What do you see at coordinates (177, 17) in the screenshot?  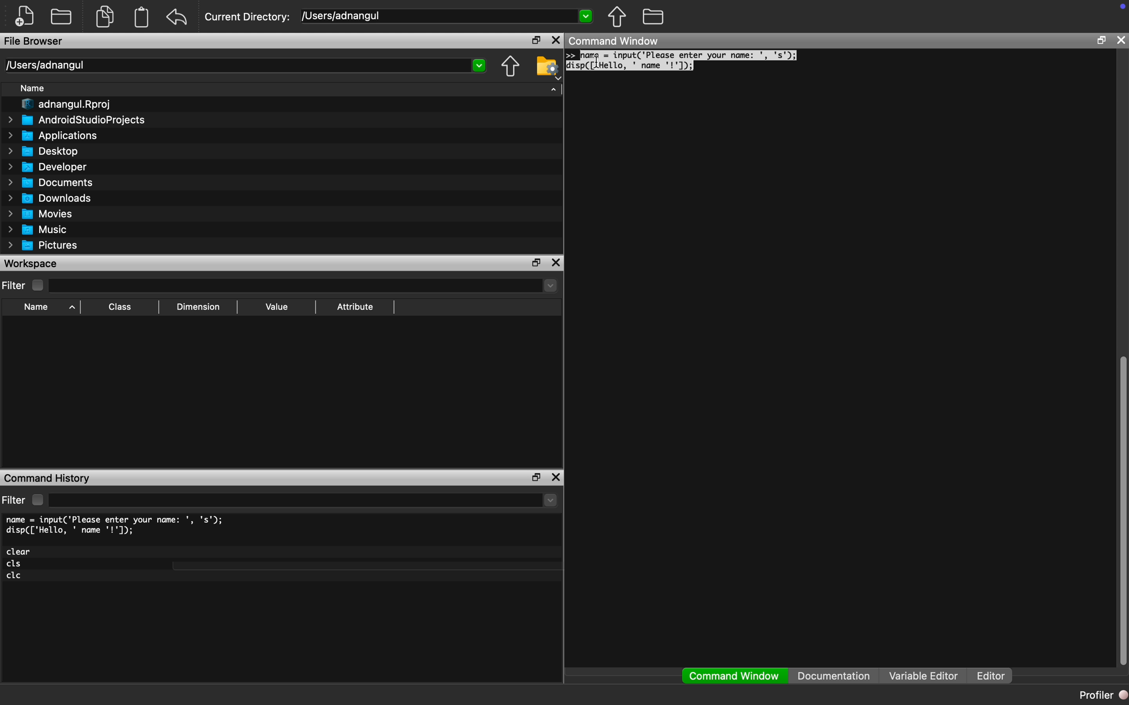 I see `back` at bounding box center [177, 17].